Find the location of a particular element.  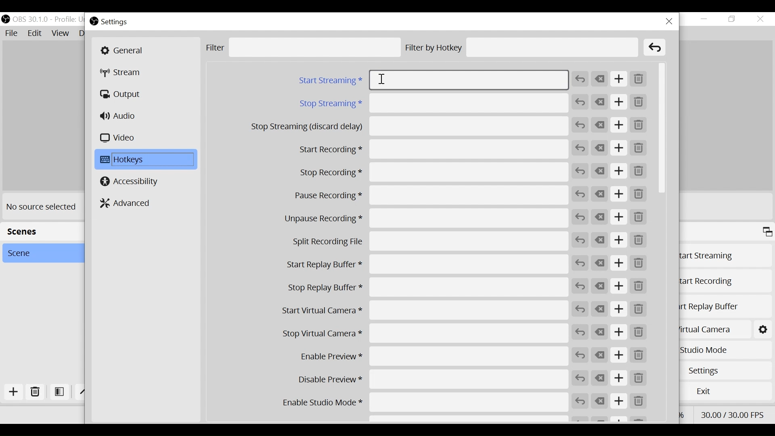

Open Filter Scene is located at coordinates (60, 392).